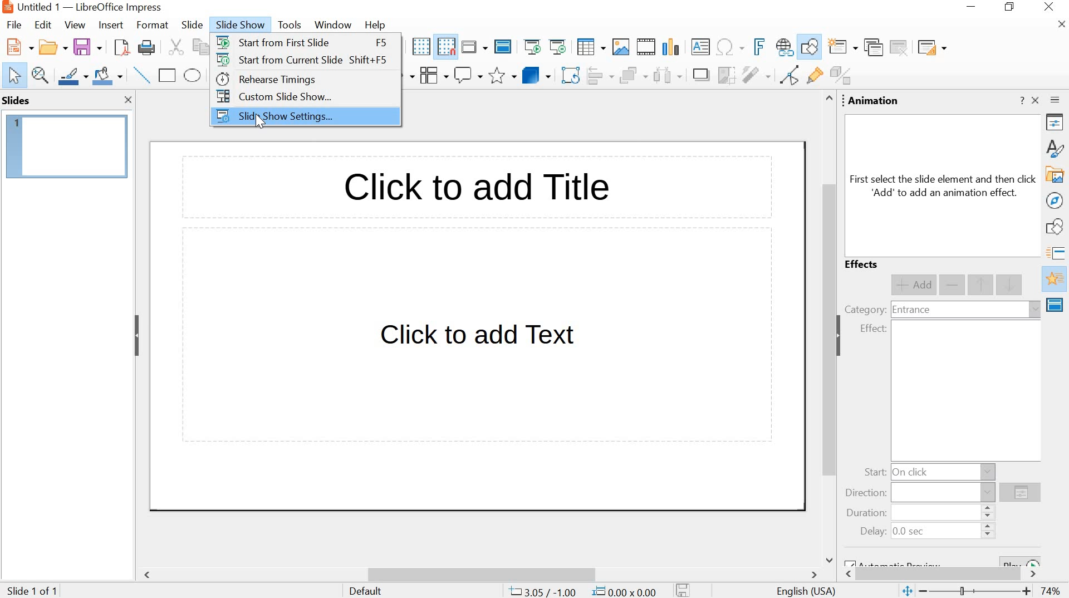  Describe the element at coordinates (35, 589) in the screenshot. I see `slide 1 of 1` at that location.